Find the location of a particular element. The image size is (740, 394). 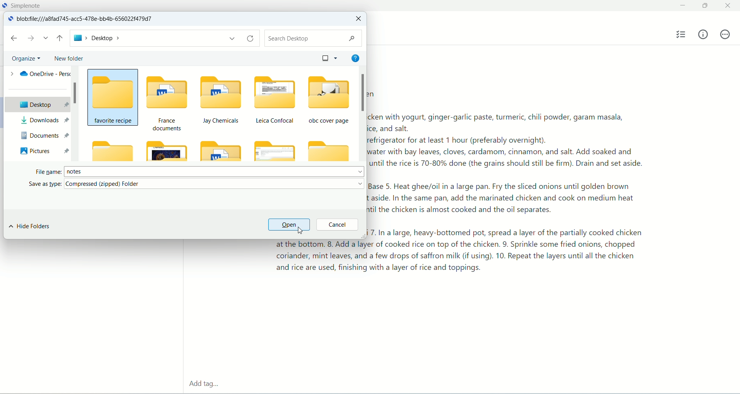

documents is located at coordinates (43, 135).